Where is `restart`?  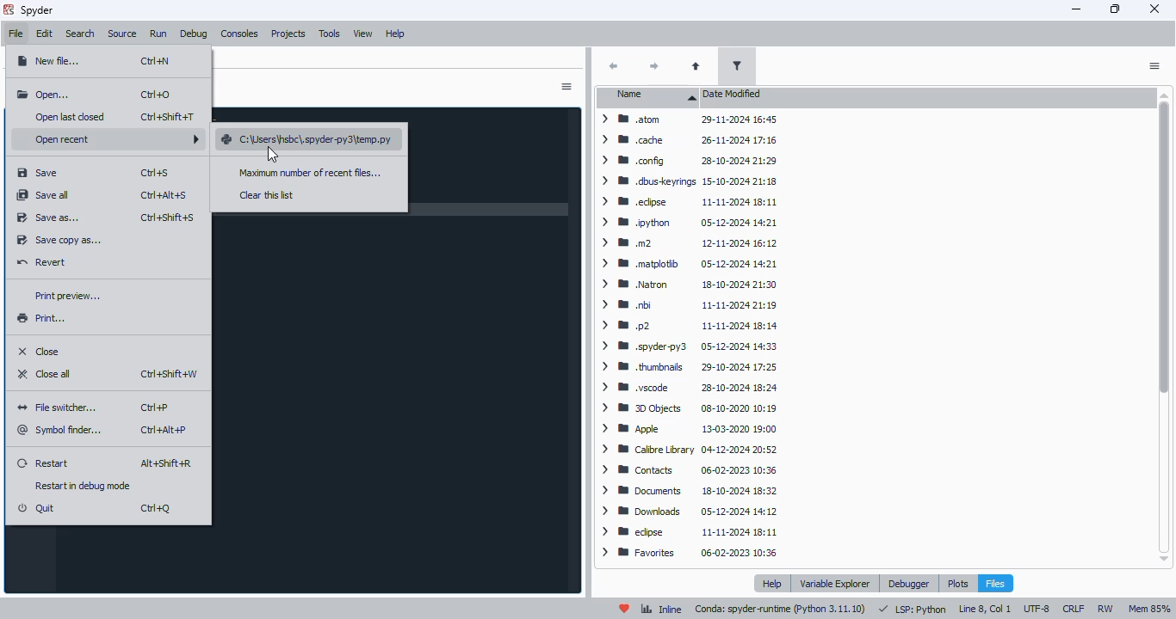
restart is located at coordinates (43, 462).